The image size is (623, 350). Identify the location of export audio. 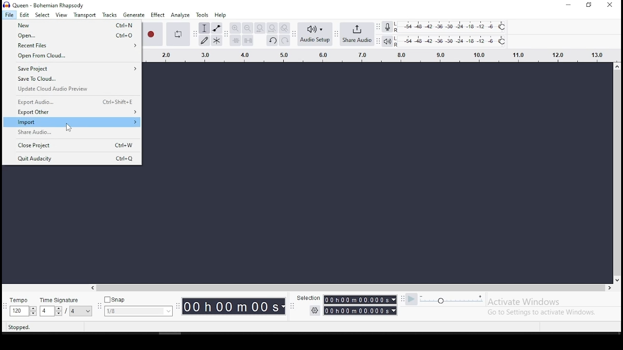
(72, 102).